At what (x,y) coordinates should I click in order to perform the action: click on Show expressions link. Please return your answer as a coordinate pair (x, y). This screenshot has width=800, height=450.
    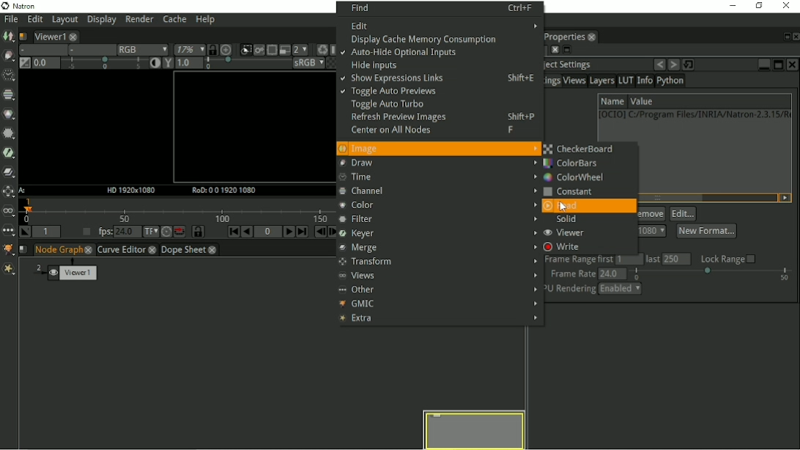
    Looking at the image, I should click on (440, 80).